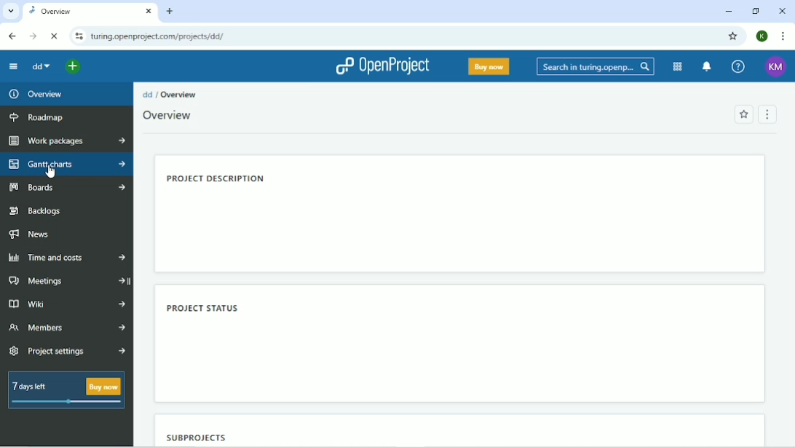 The width and height of the screenshot is (795, 447). What do you see at coordinates (90, 12) in the screenshot?
I see `Current tab` at bounding box center [90, 12].